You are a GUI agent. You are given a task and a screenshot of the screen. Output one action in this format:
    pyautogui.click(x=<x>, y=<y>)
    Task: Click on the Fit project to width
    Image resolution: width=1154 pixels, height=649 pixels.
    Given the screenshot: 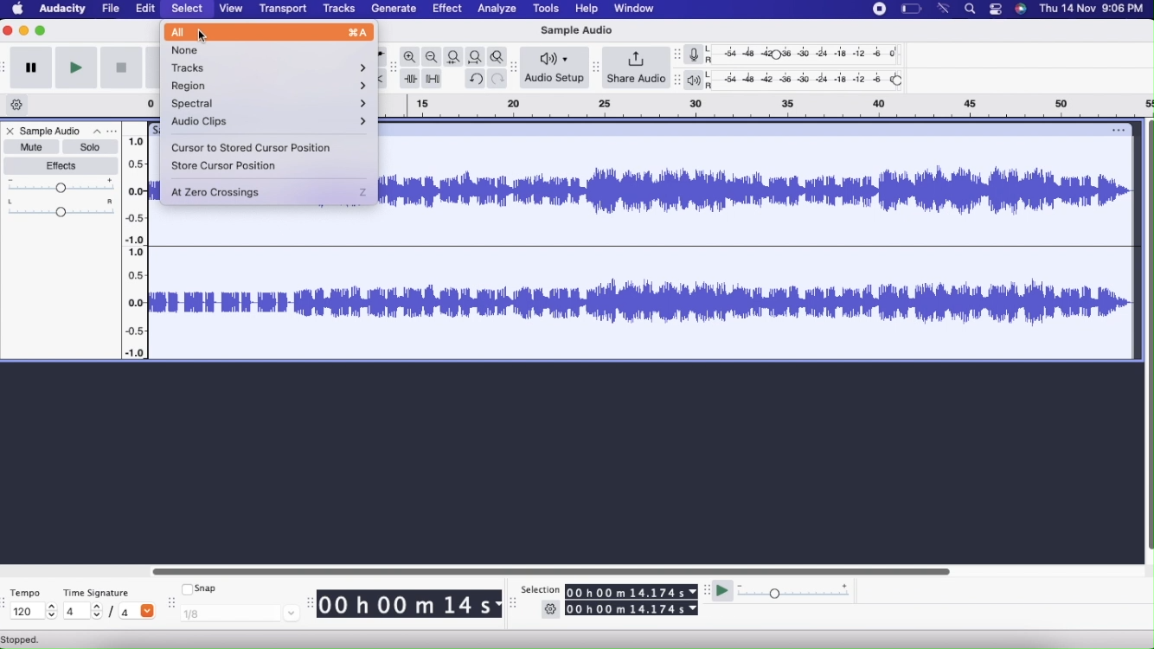 What is the action you would take?
    pyautogui.click(x=476, y=57)
    